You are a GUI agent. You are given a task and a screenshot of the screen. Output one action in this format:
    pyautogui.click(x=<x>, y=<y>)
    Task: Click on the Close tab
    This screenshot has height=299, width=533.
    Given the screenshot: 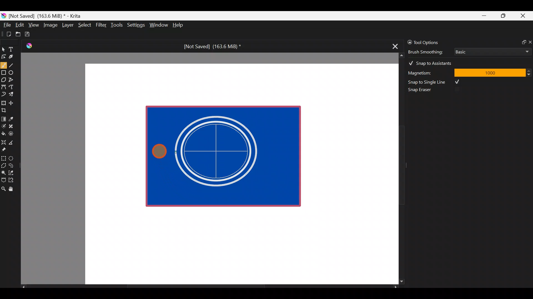 What is the action you would take?
    pyautogui.click(x=393, y=45)
    